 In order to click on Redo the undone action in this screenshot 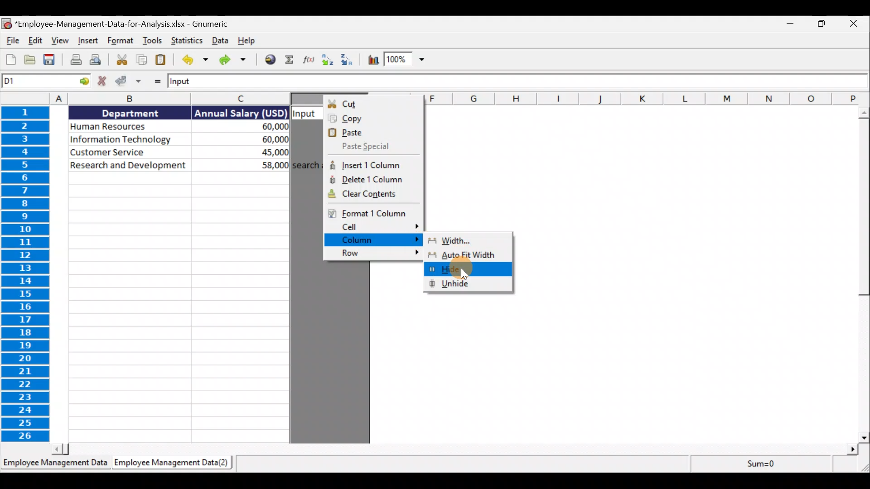, I will do `click(236, 60)`.